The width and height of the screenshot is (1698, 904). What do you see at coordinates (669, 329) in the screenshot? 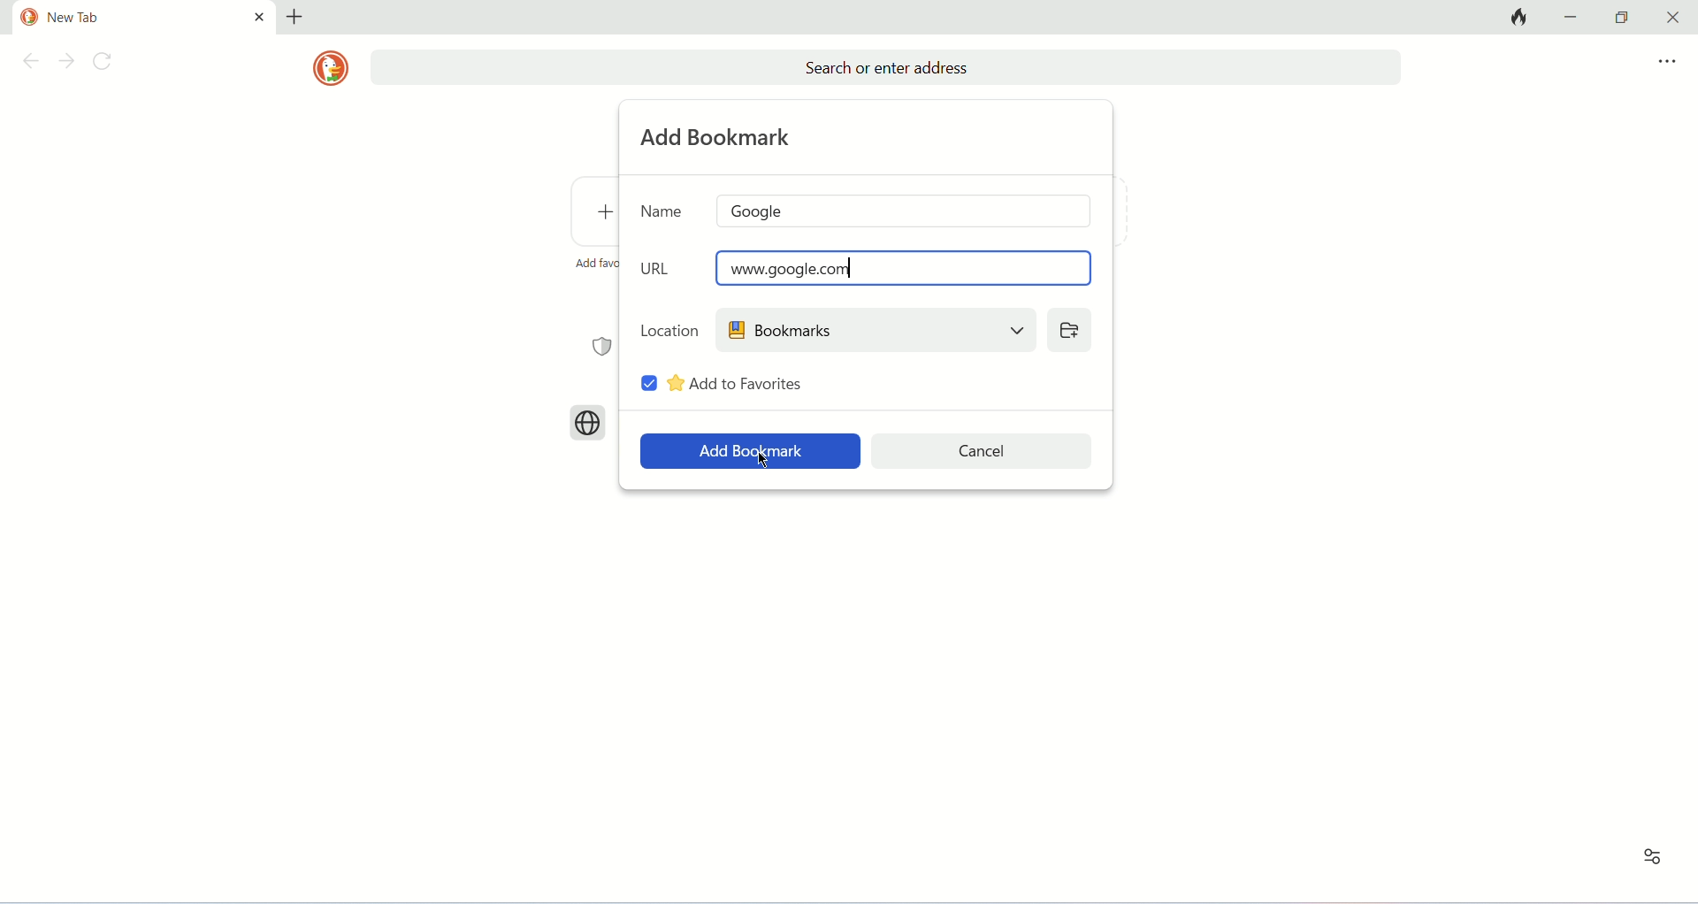
I see `location` at bounding box center [669, 329].